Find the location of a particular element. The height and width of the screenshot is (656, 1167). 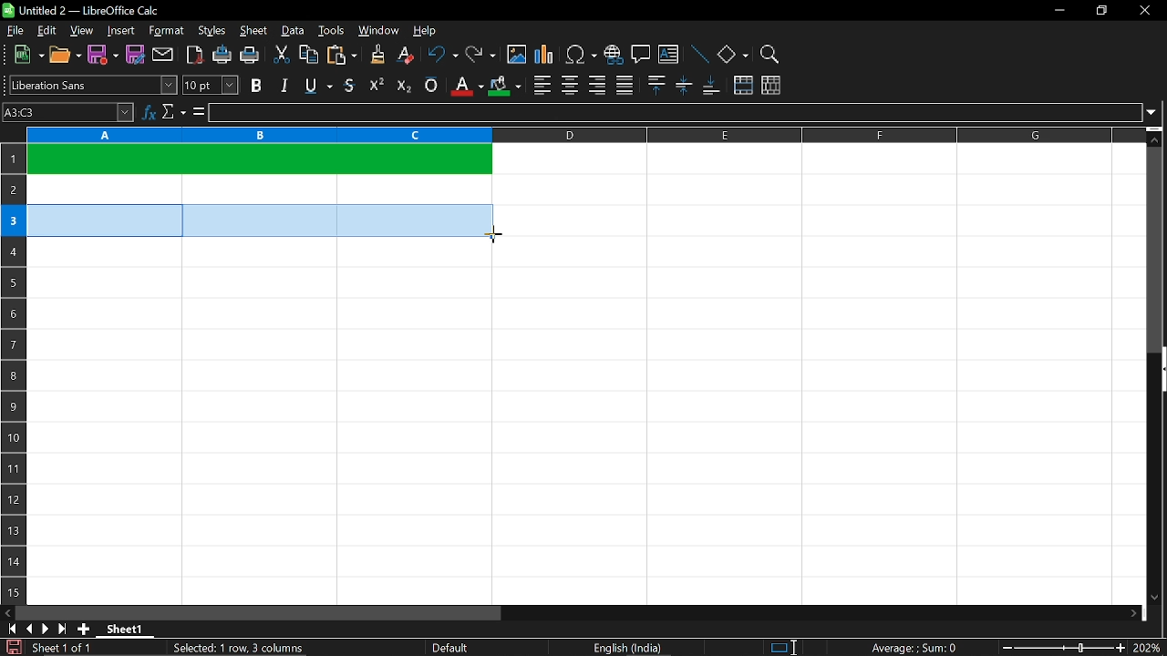

select function is located at coordinates (173, 113).